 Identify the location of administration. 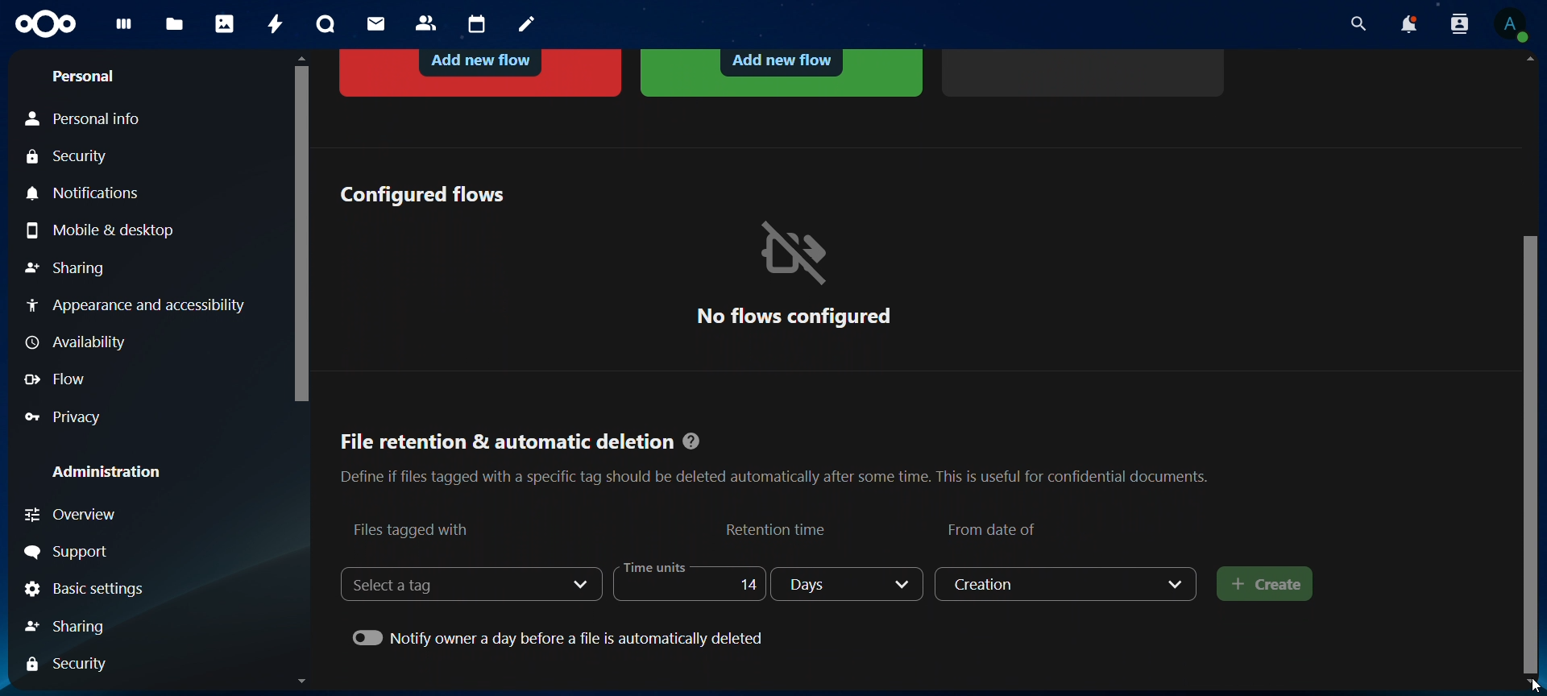
(108, 471).